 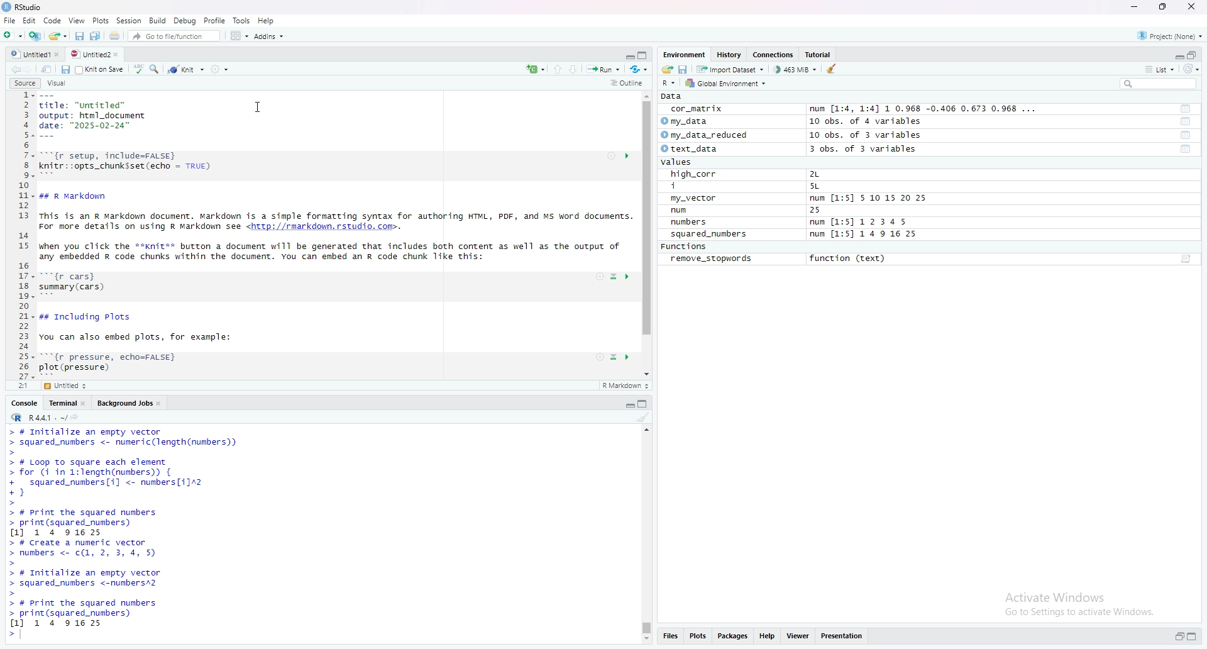 What do you see at coordinates (774, 54) in the screenshot?
I see `Connections` at bounding box center [774, 54].